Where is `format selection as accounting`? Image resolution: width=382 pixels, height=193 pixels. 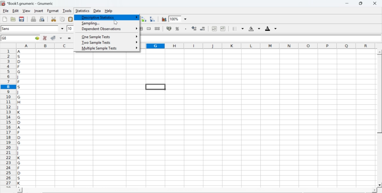
format selection as accounting is located at coordinates (169, 28).